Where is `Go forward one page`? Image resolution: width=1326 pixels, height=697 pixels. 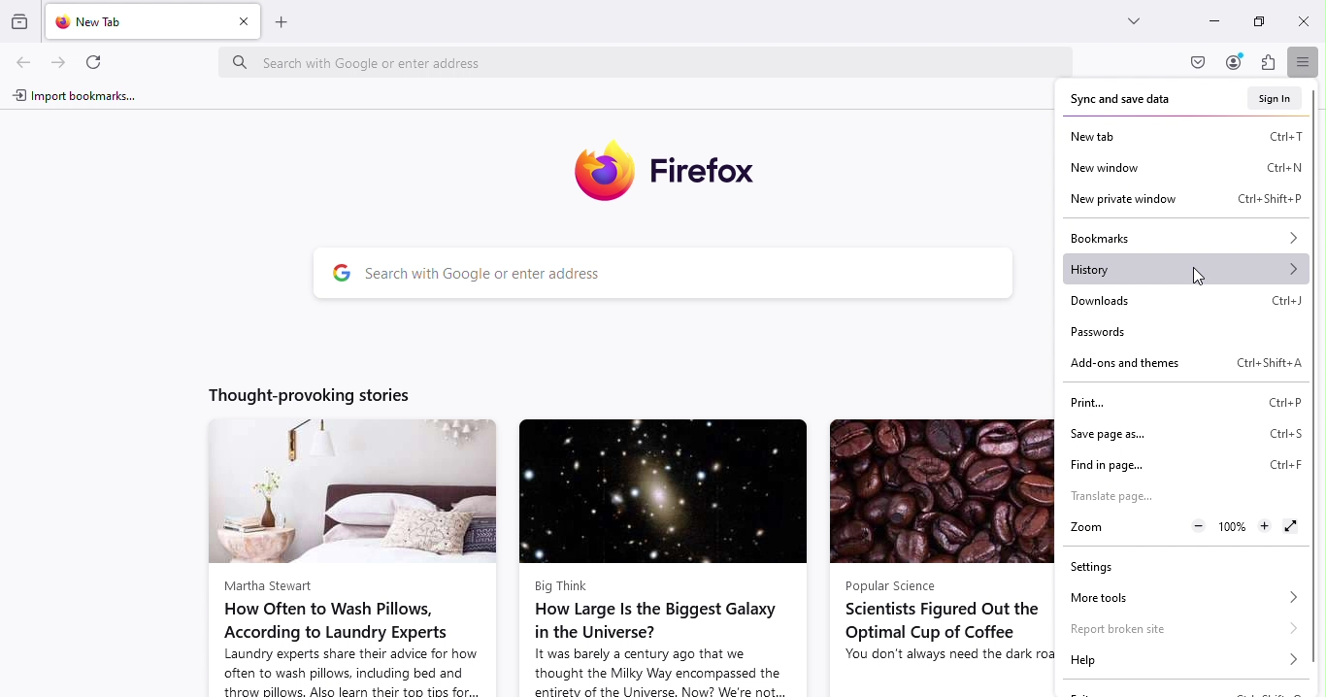
Go forward one page is located at coordinates (58, 61).